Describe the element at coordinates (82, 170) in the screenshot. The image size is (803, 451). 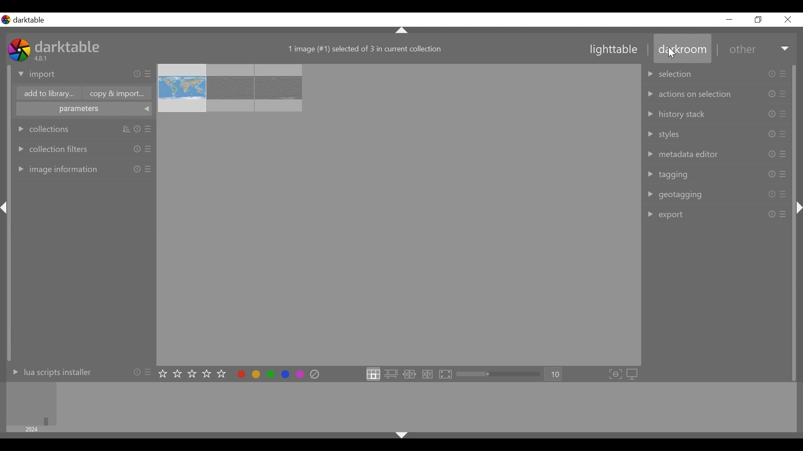
I see `image information` at that location.